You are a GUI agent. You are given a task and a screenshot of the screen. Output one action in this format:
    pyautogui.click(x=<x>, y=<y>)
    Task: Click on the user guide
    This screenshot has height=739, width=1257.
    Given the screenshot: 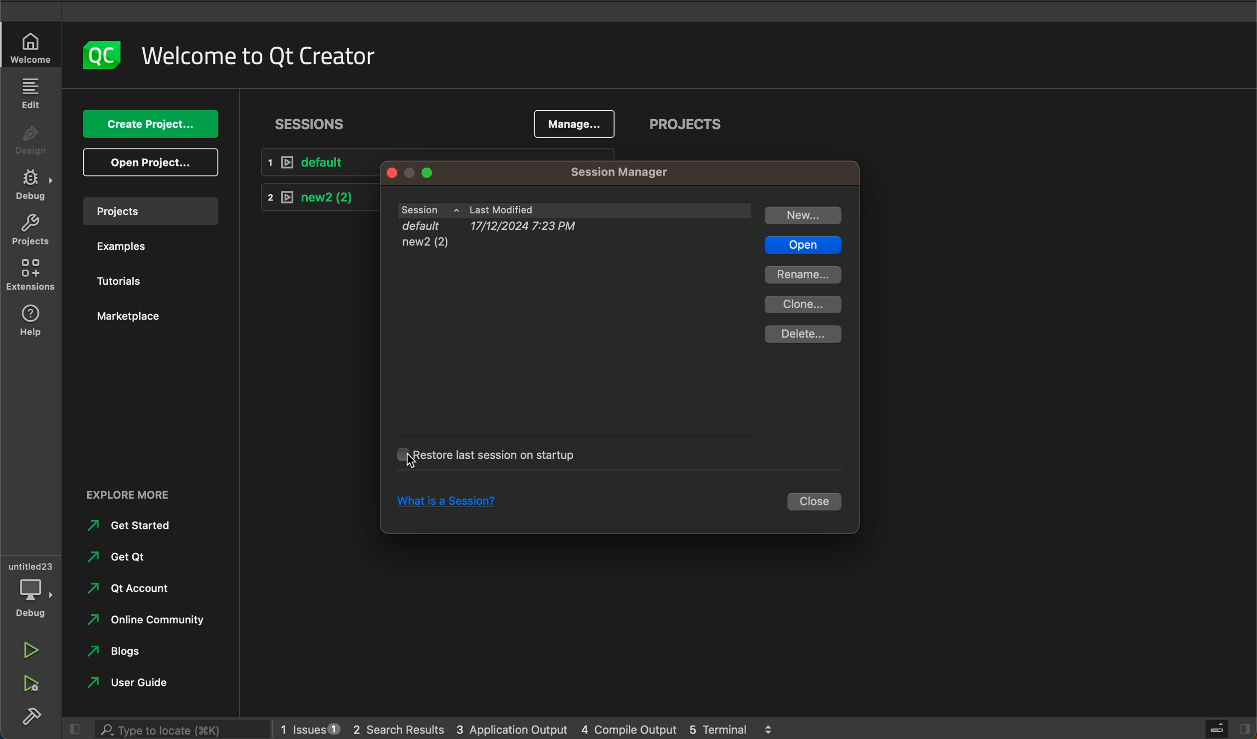 What is the action you would take?
    pyautogui.click(x=130, y=682)
    